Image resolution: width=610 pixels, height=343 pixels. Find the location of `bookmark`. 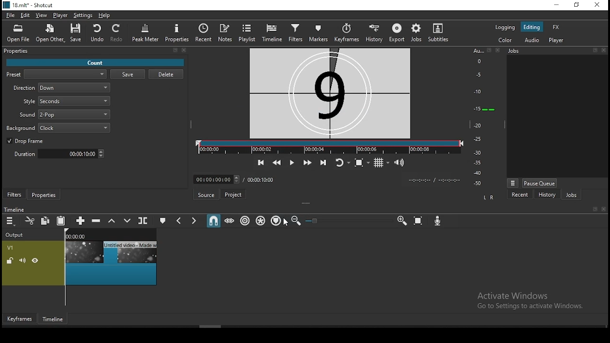

bookmark is located at coordinates (594, 209).